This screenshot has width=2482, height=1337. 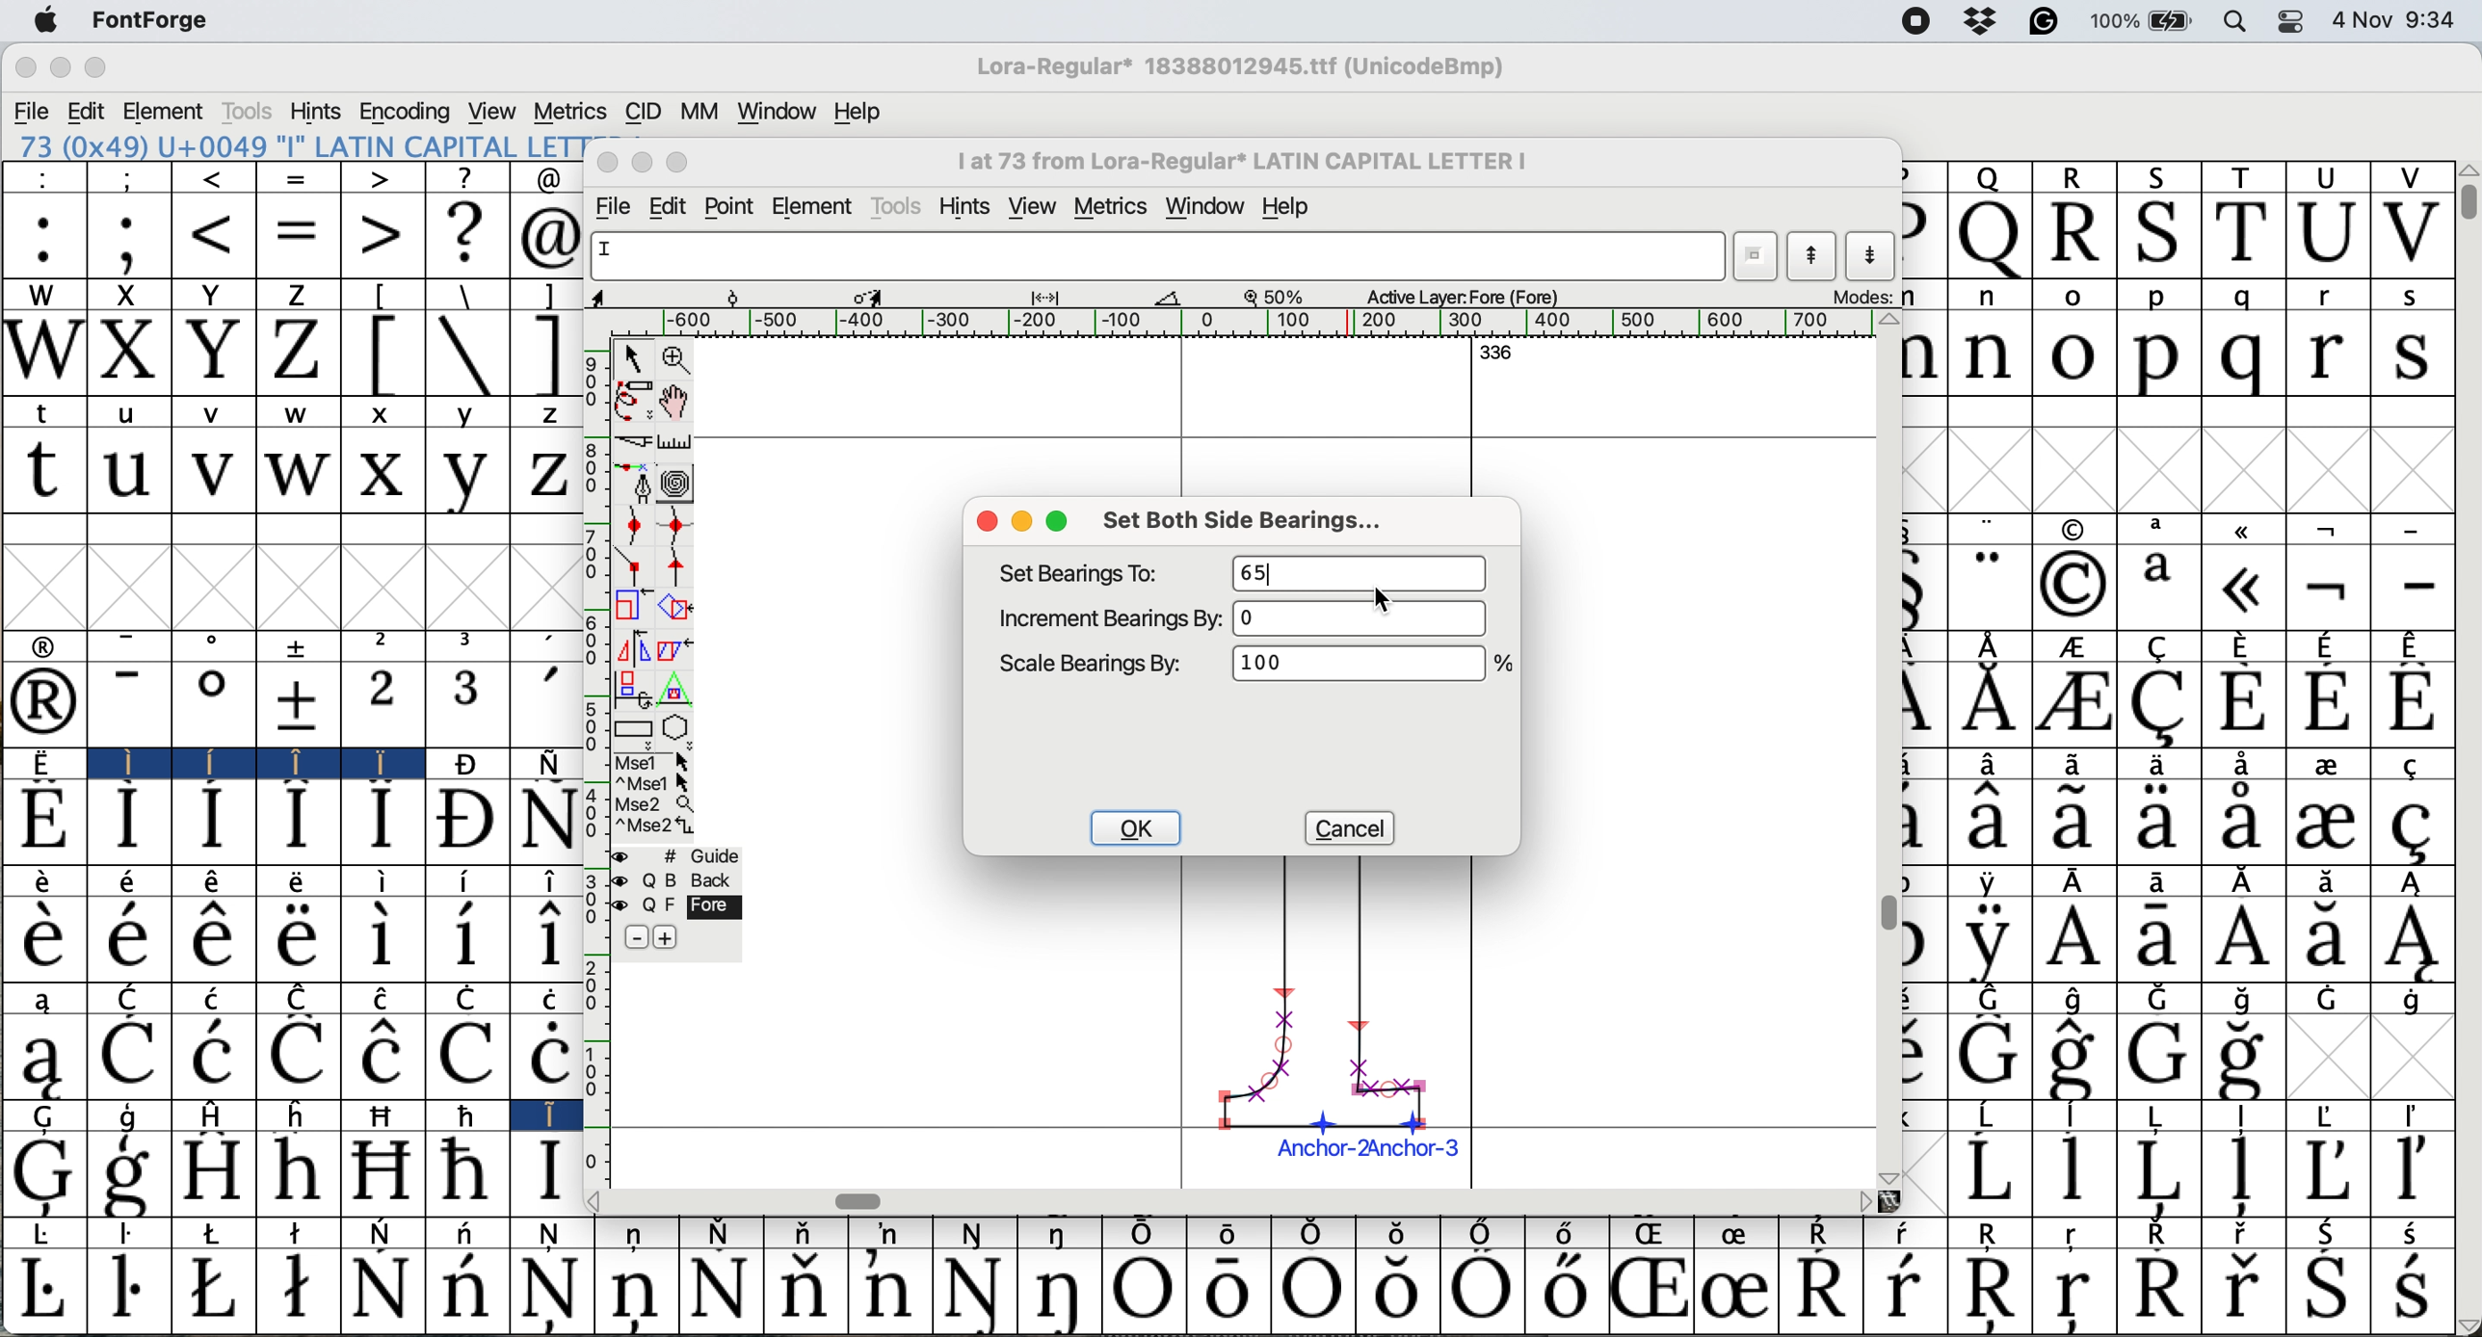 What do you see at coordinates (2073, 765) in the screenshot?
I see `Symbol` at bounding box center [2073, 765].